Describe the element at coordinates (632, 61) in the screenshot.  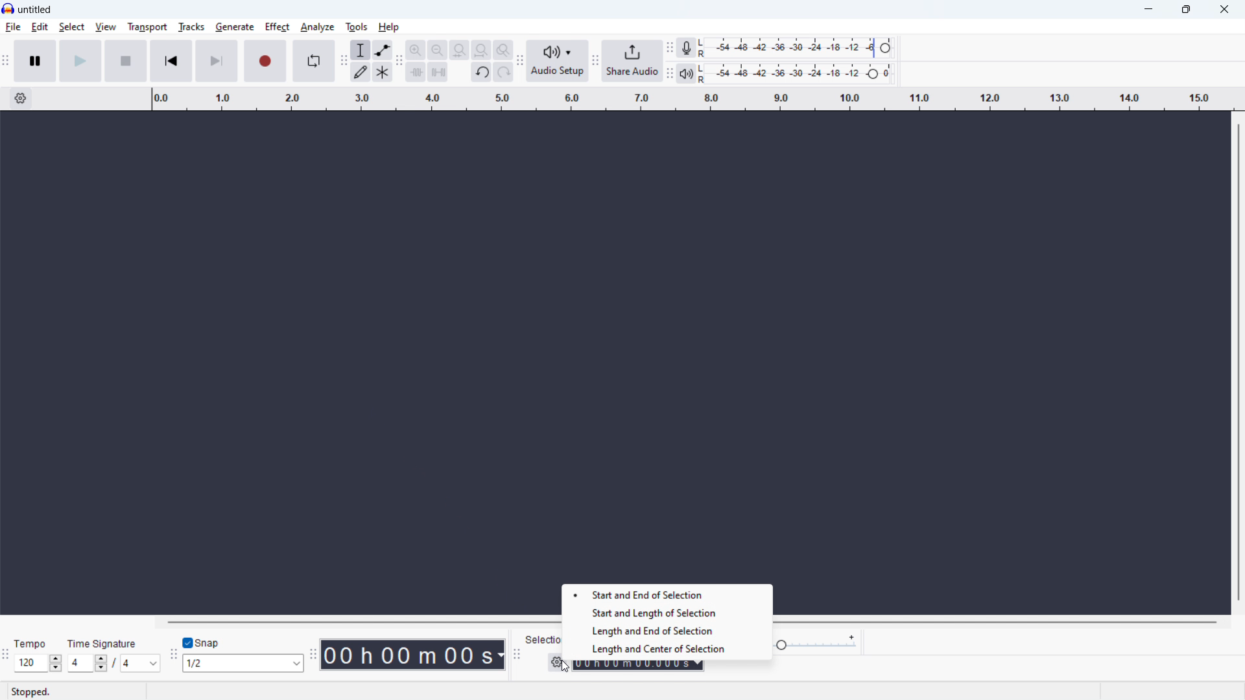
I see `share audio` at that location.